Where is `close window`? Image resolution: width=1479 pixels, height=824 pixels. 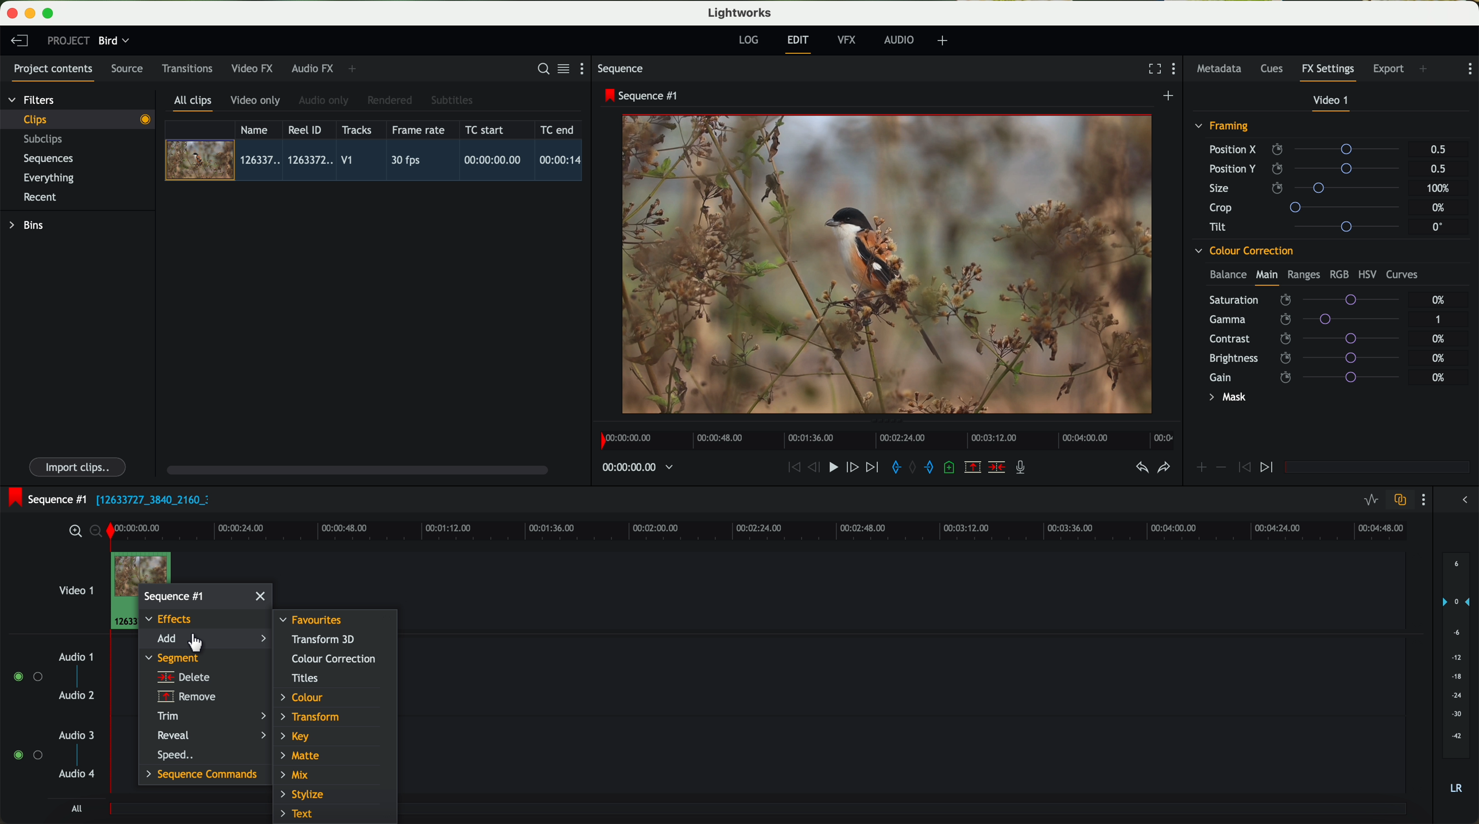
close window is located at coordinates (259, 595).